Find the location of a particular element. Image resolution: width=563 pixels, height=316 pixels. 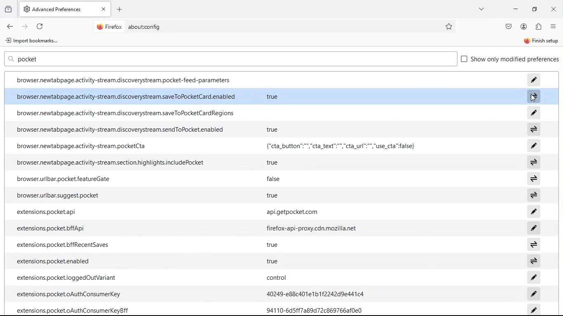

edit is located at coordinates (533, 277).